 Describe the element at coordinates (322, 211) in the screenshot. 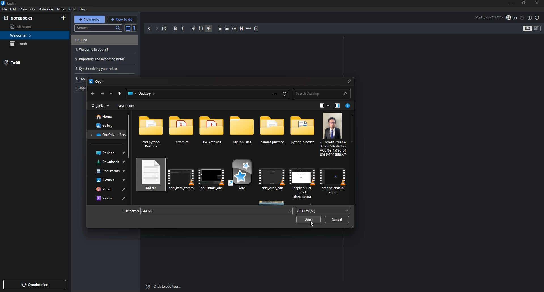

I see `all files` at that location.